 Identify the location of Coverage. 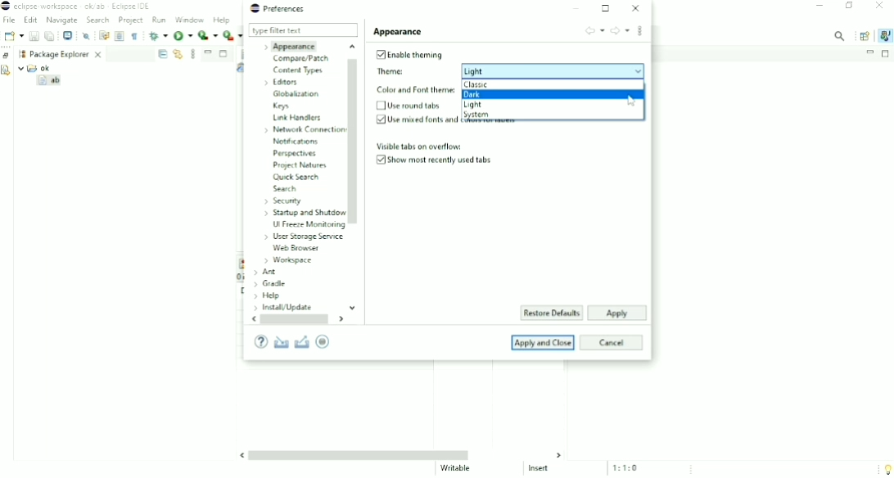
(208, 35).